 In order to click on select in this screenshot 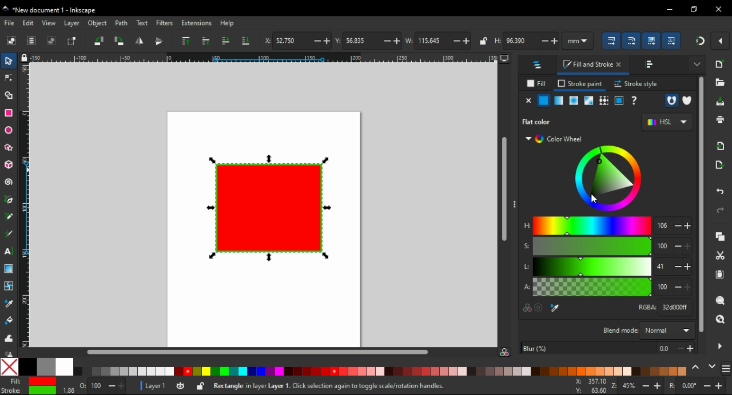, I will do `click(9, 61)`.